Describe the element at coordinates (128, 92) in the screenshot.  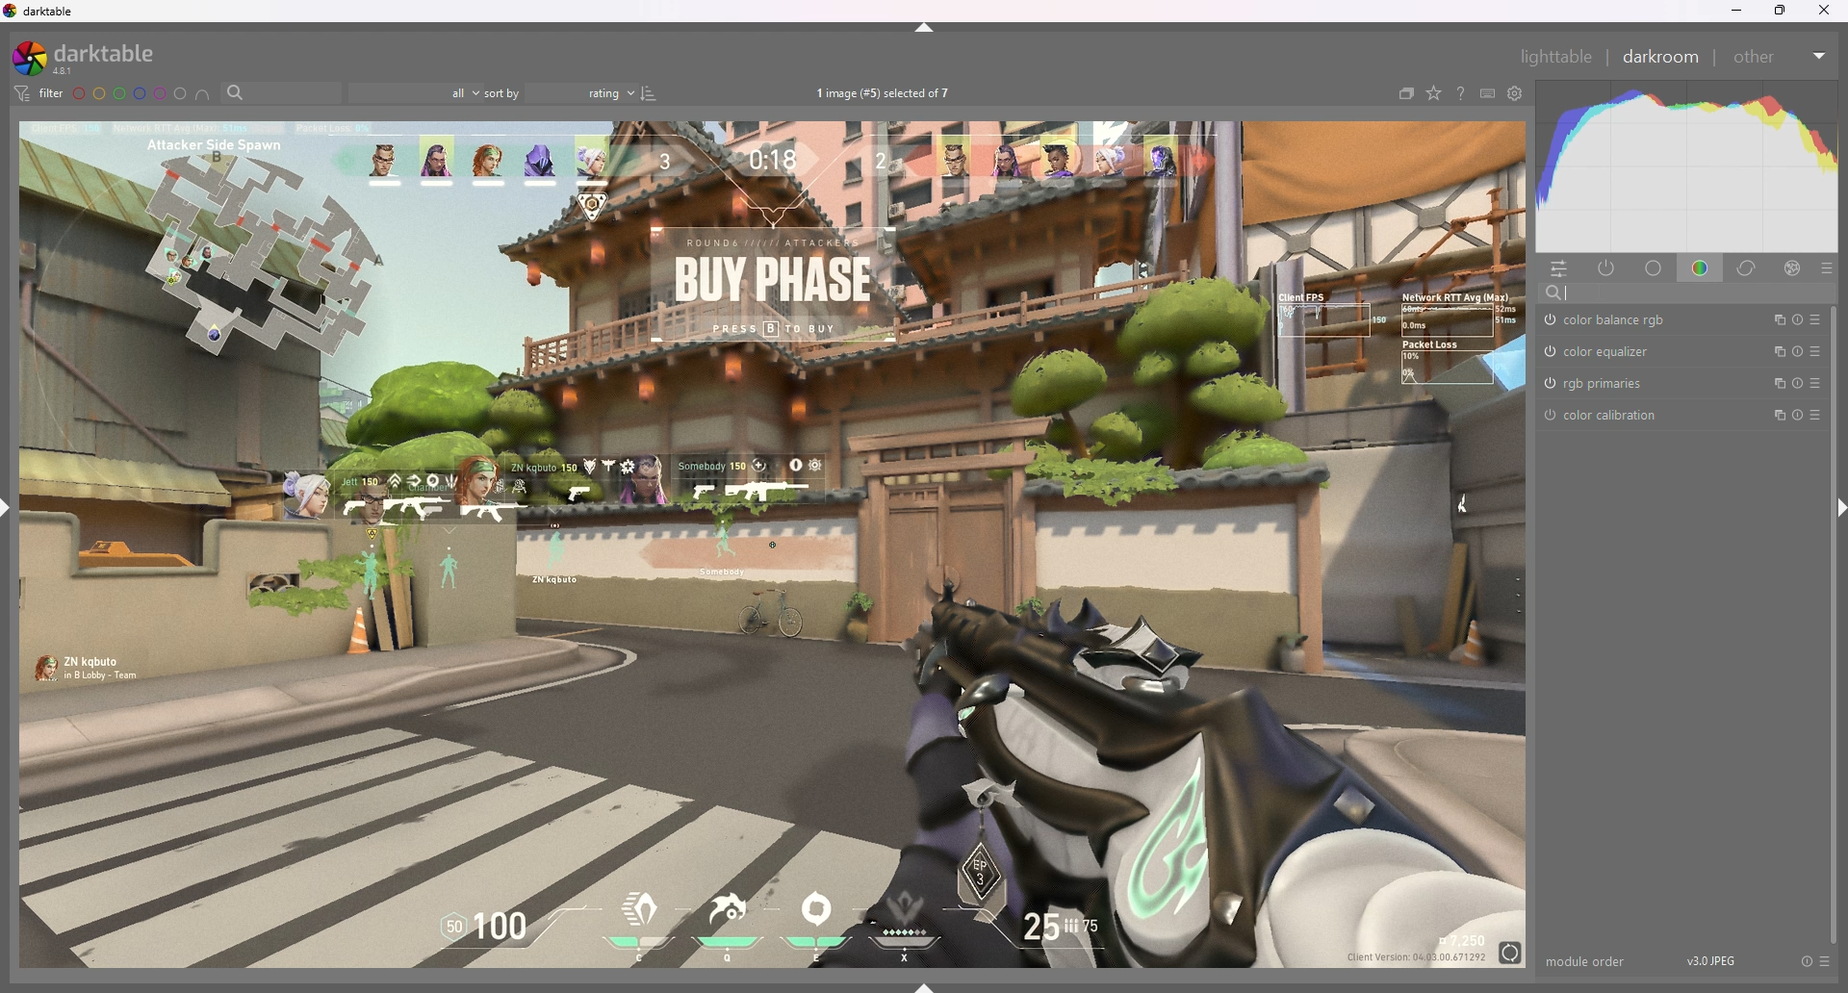
I see `color labels` at that location.